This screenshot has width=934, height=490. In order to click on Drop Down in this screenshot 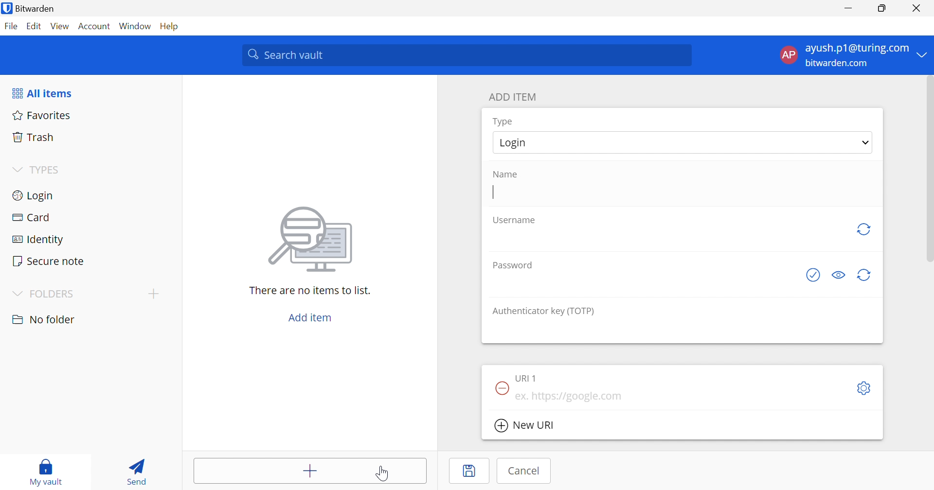, I will do `click(923, 54)`.